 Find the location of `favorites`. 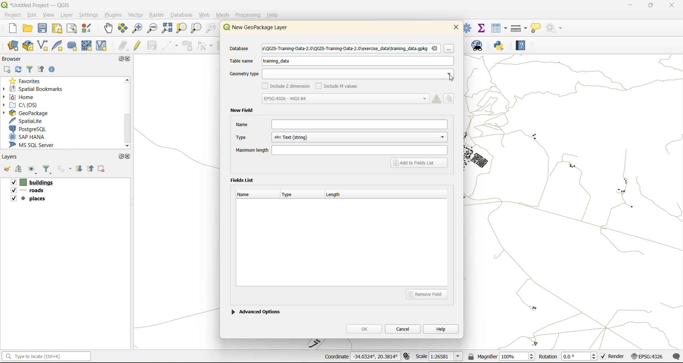

favorites is located at coordinates (27, 80).